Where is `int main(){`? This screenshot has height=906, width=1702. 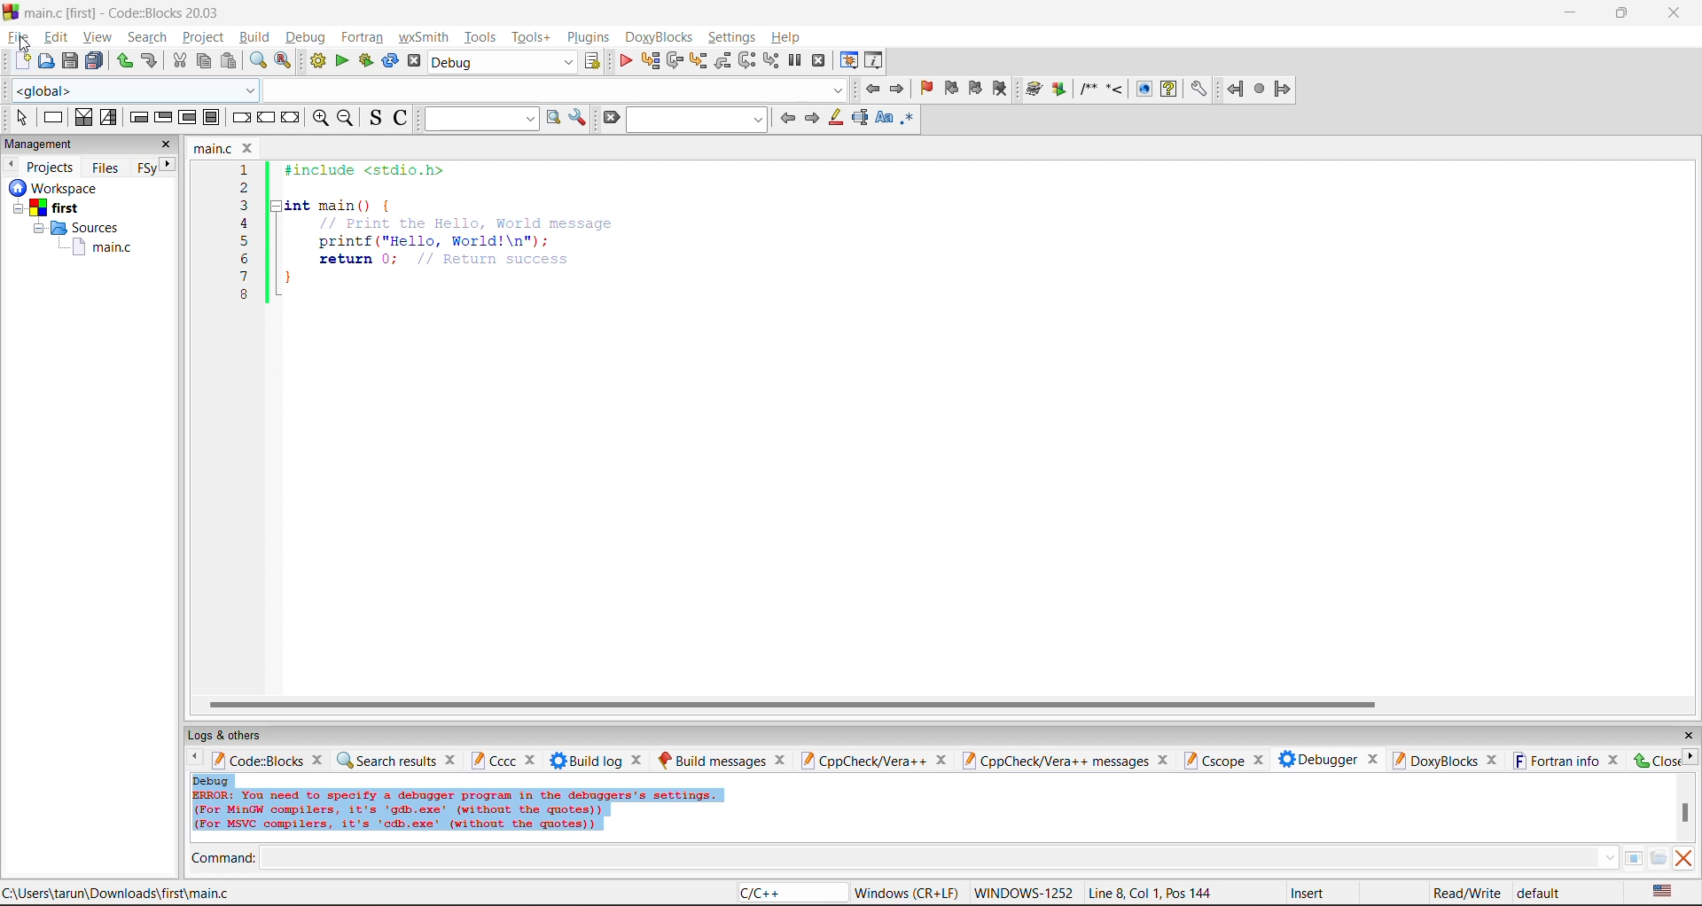
int main(){ is located at coordinates (351, 205).